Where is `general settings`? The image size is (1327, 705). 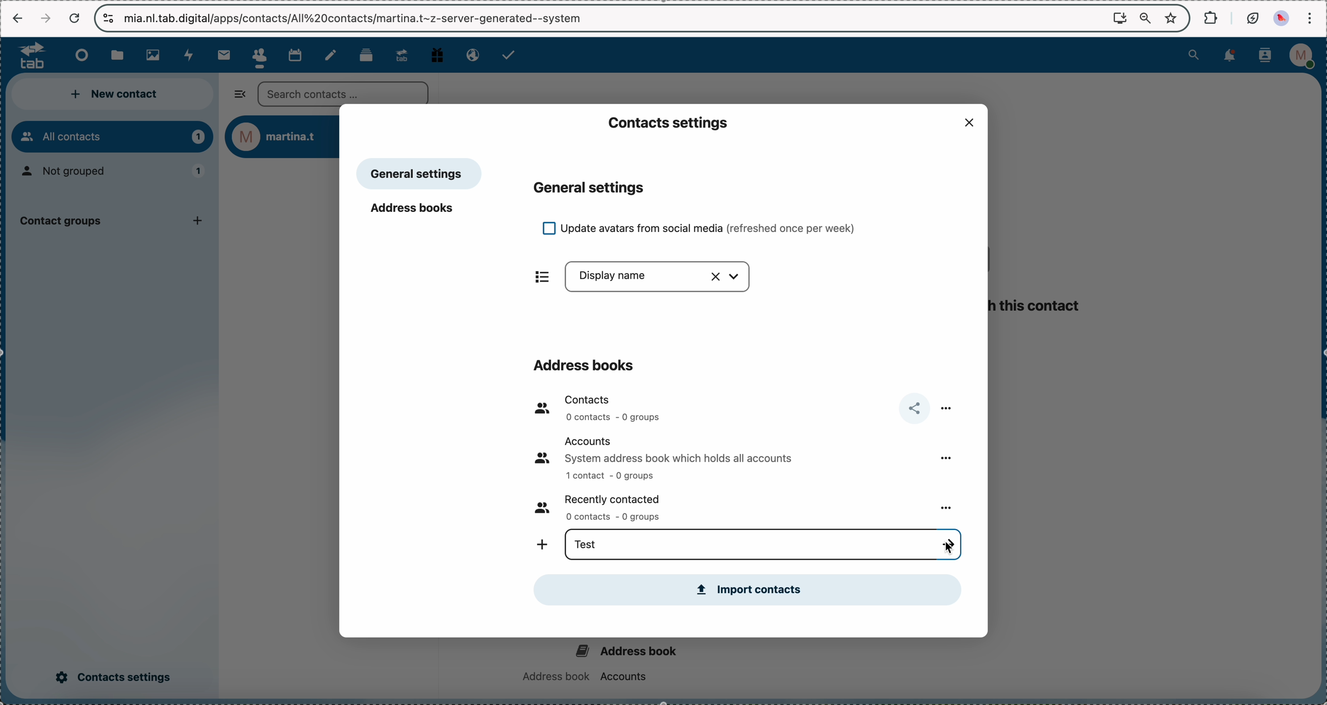 general settings is located at coordinates (590, 187).